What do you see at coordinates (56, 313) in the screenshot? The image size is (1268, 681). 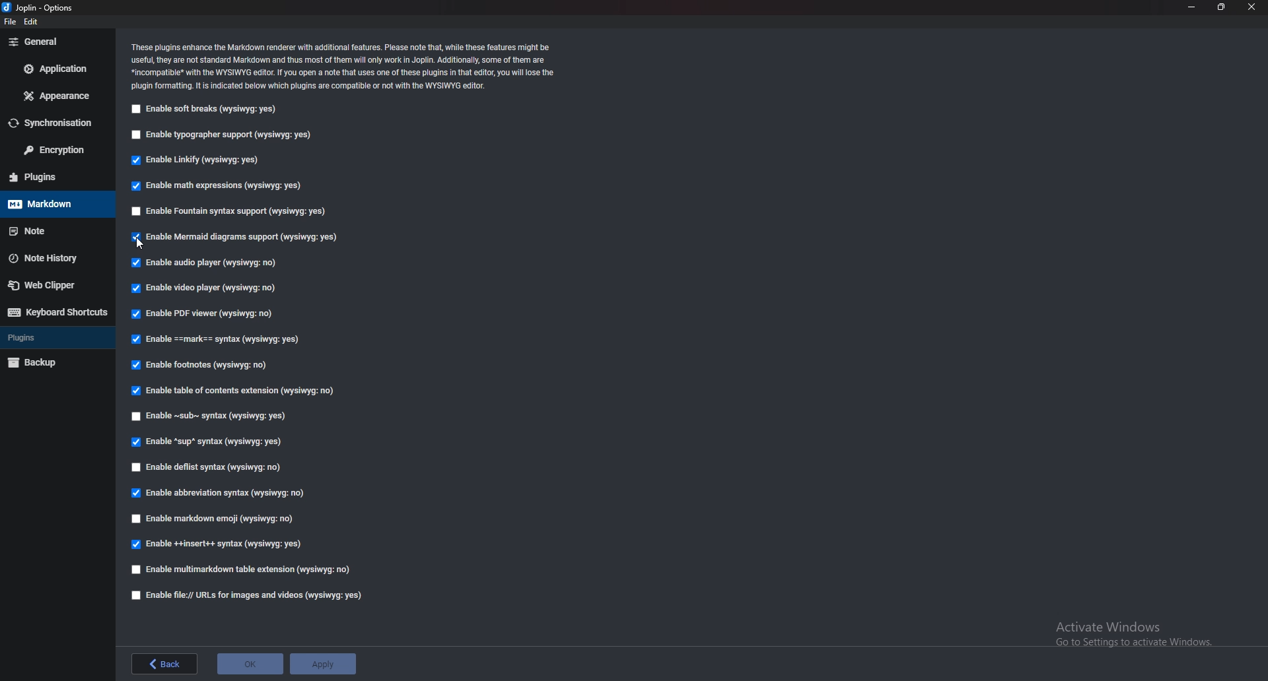 I see `Keyboard shortcuts` at bounding box center [56, 313].